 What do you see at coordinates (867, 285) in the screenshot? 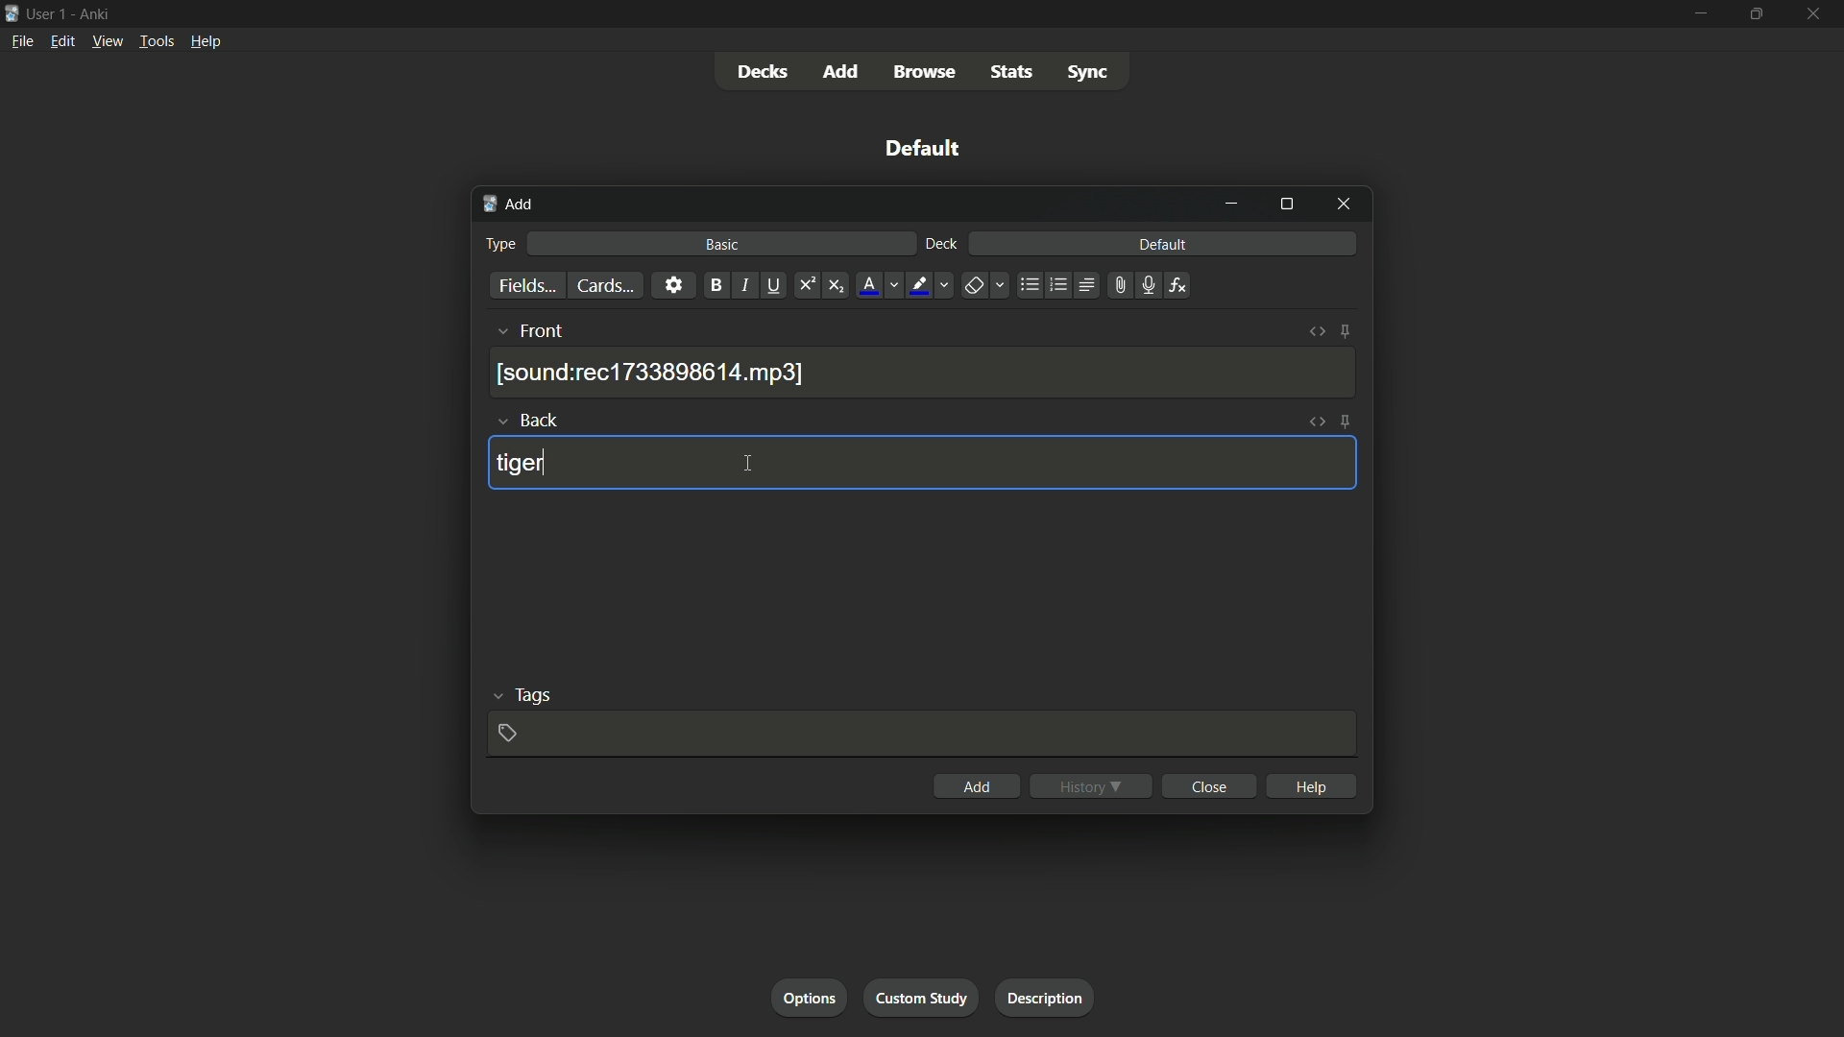
I see `font color` at bounding box center [867, 285].